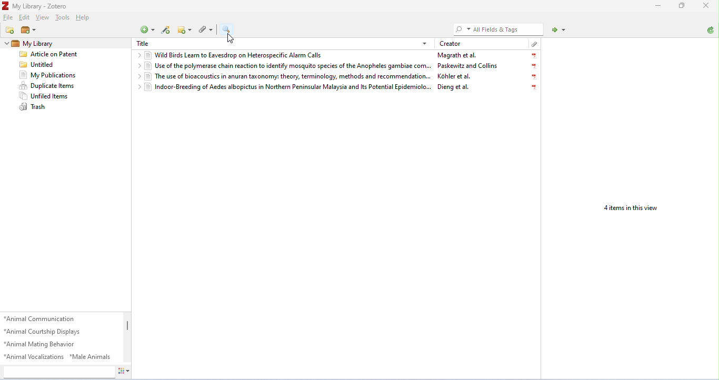 The width and height of the screenshot is (719, 380). Describe the element at coordinates (535, 77) in the screenshot. I see `pdf icon` at that location.